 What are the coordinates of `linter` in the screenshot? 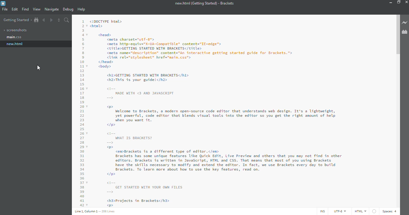 It's located at (374, 211).